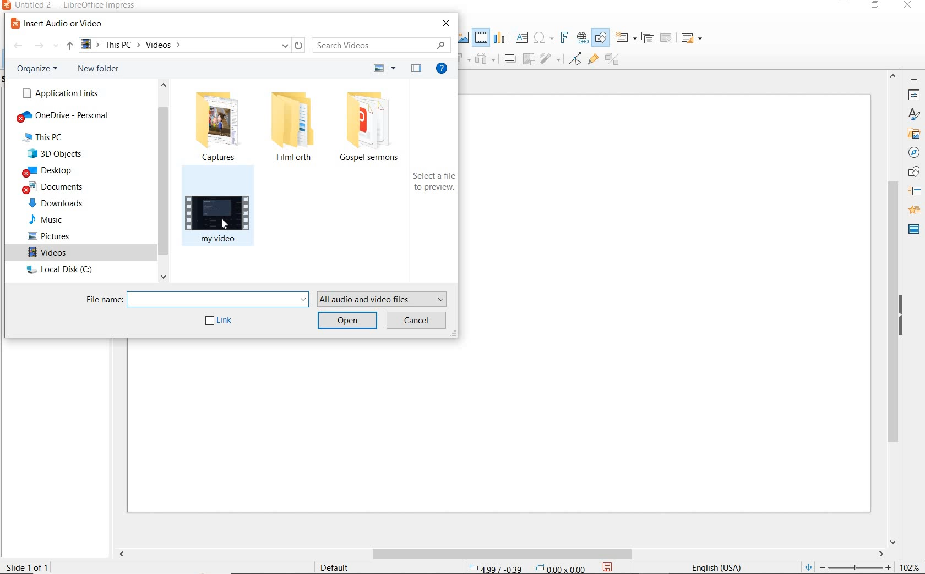 This screenshot has width=925, height=574. Describe the element at coordinates (48, 236) in the screenshot. I see `pictures` at that location.